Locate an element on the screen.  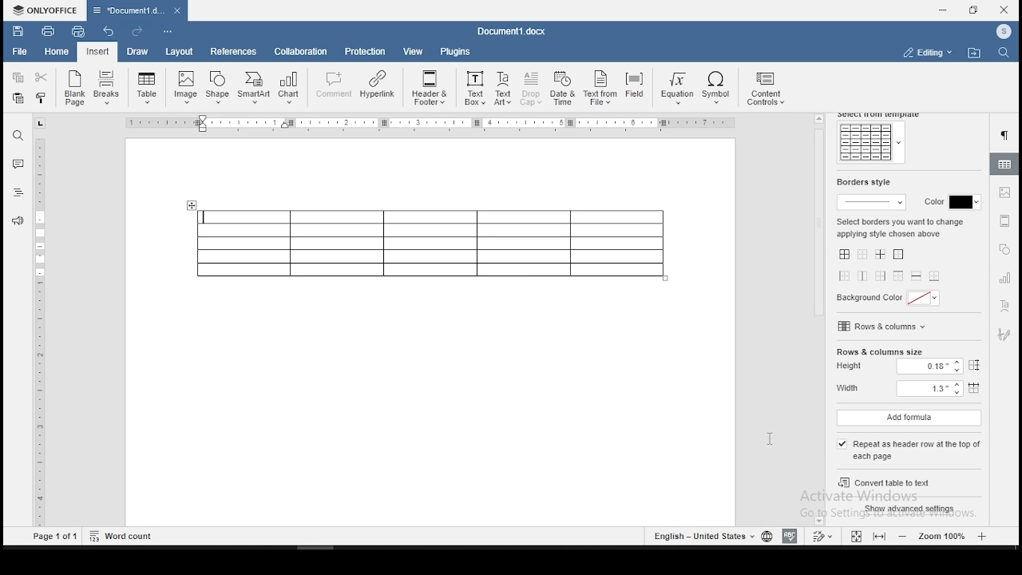
open file location is located at coordinates (974, 53).